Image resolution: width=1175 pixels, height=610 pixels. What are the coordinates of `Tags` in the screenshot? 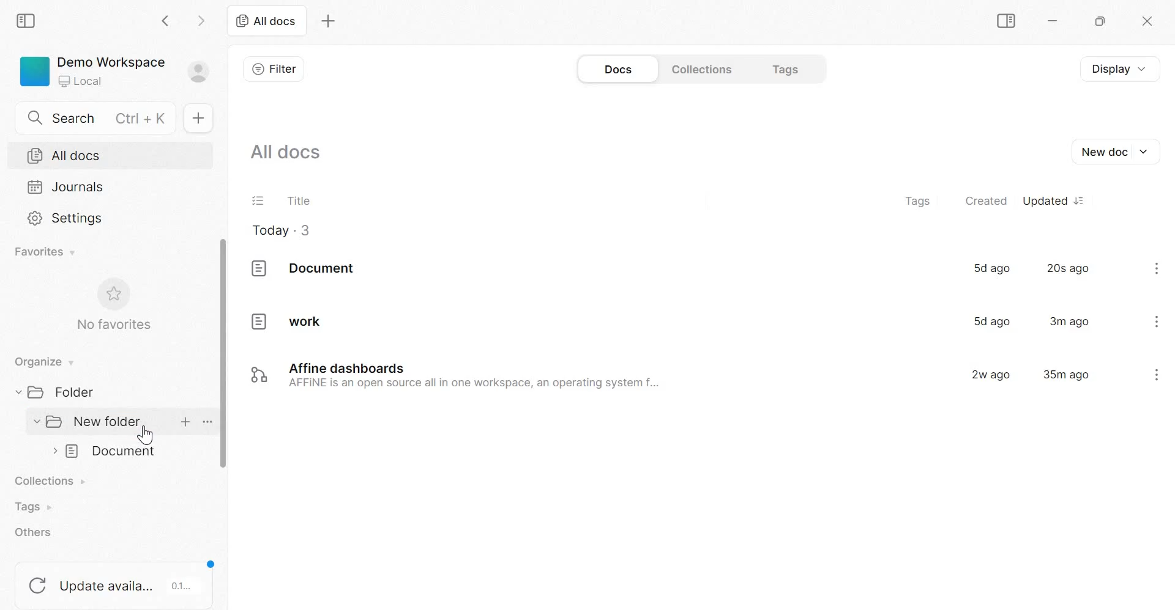 It's located at (788, 69).